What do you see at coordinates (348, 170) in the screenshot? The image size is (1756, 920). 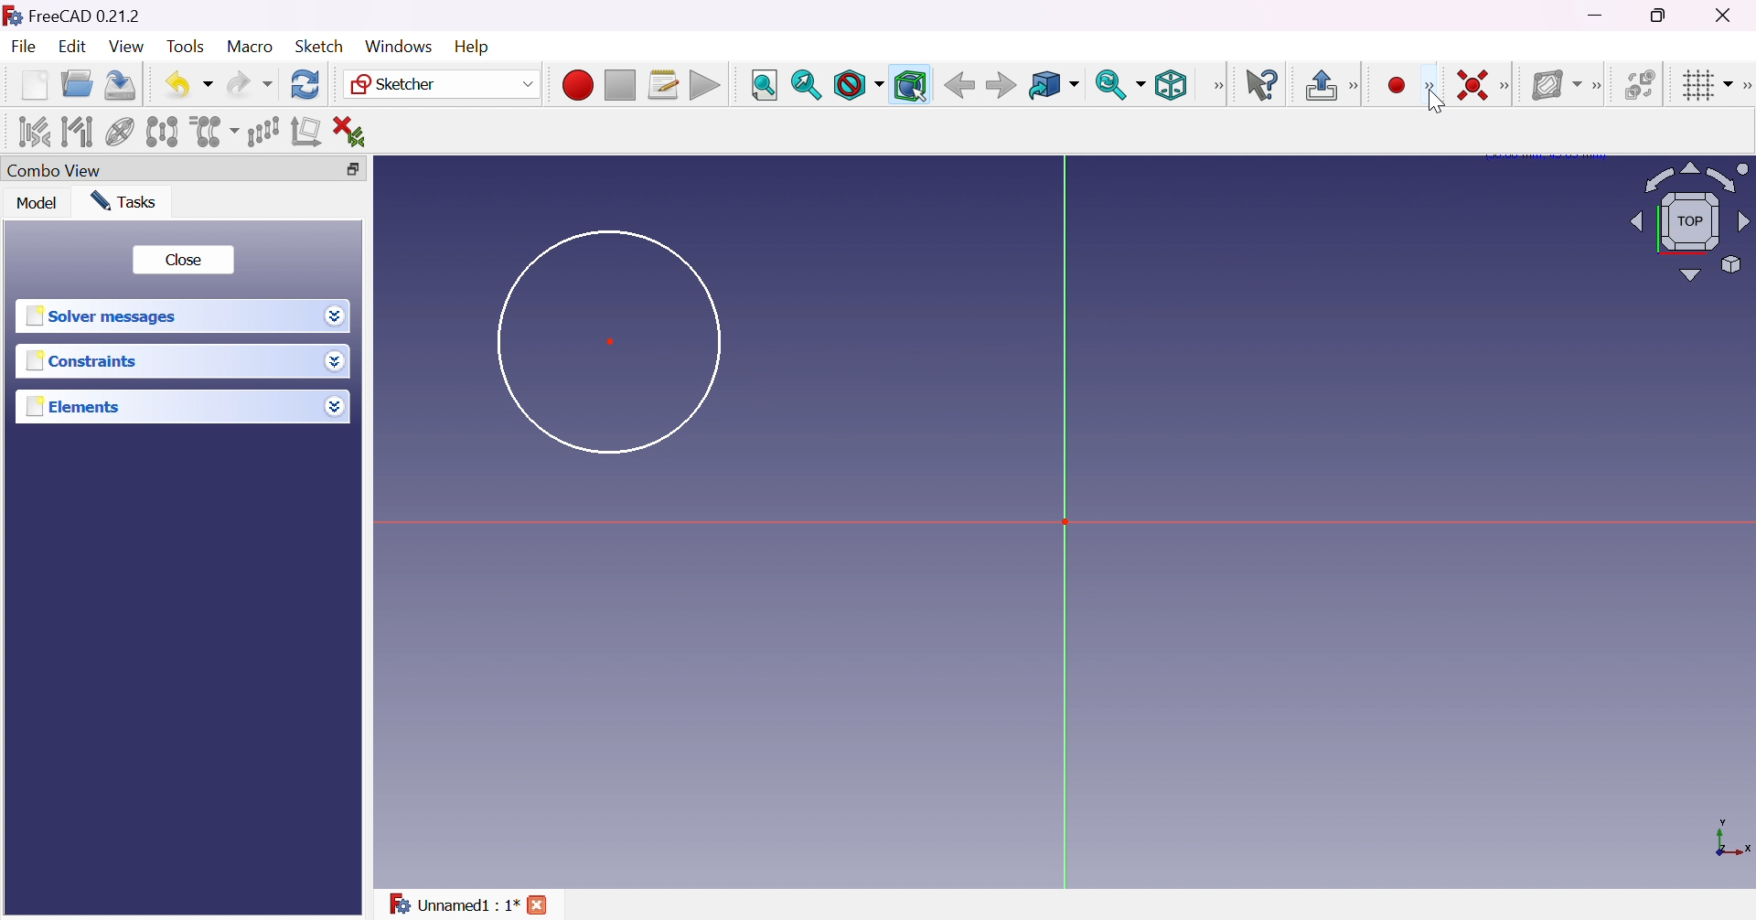 I see `Restore down` at bounding box center [348, 170].